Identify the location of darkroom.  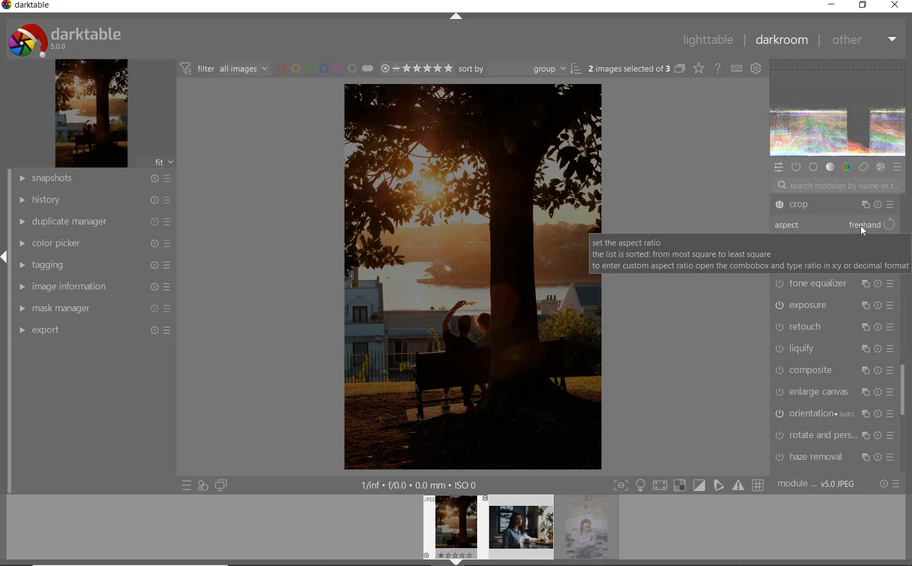
(782, 41).